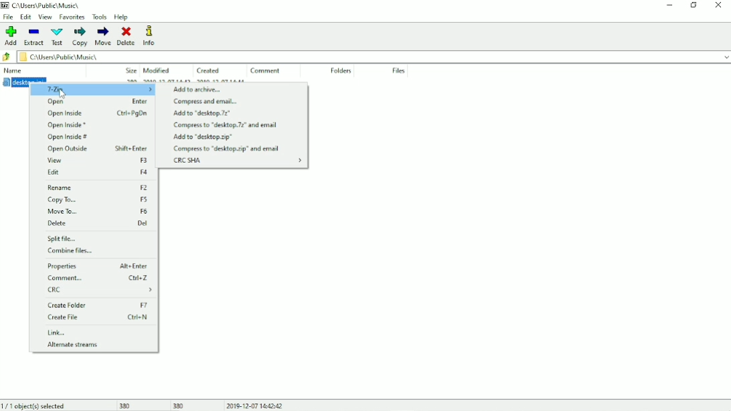 This screenshot has width=731, height=411. I want to click on Create File, so click(99, 318).